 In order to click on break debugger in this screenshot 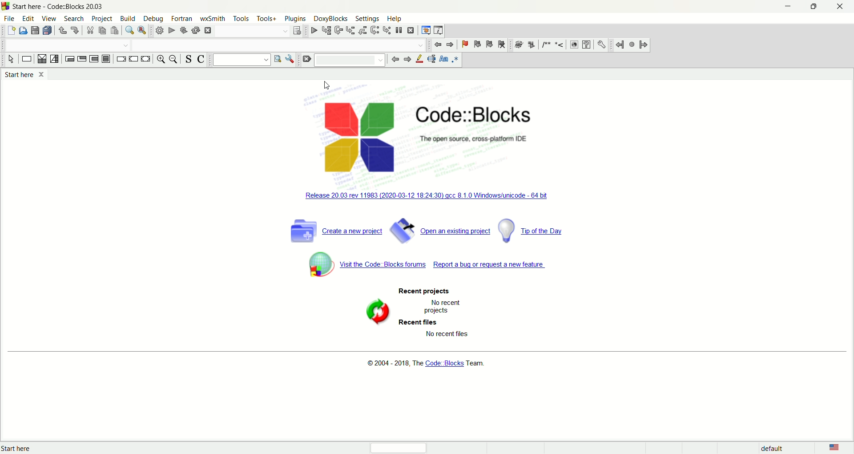, I will do `click(399, 30)`.